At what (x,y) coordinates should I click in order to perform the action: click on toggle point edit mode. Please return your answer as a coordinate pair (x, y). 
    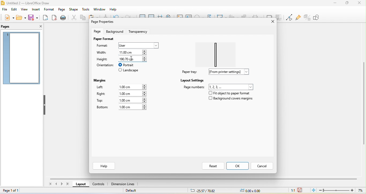
    Looking at the image, I should click on (289, 17).